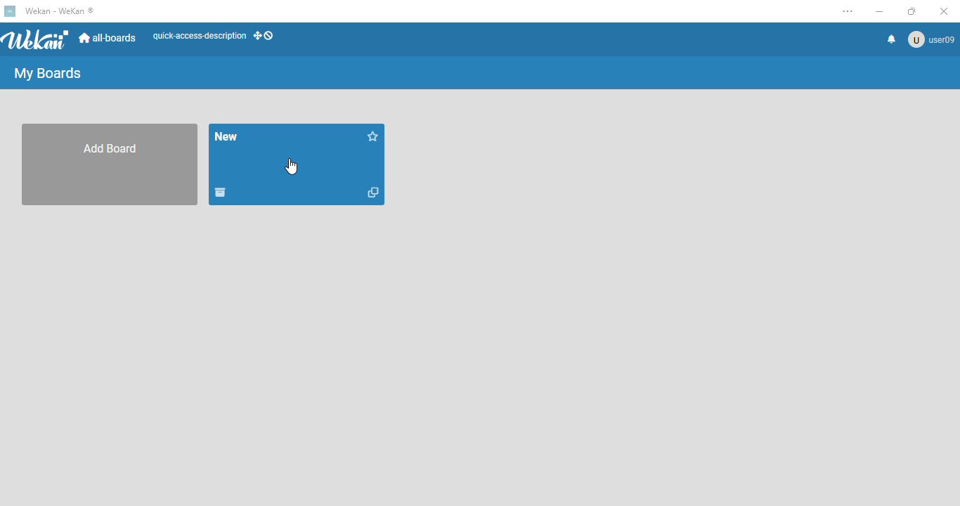 Image resolution: width=960 pixels, height=506 pixels. I want to click on logo, so click(11, 11).